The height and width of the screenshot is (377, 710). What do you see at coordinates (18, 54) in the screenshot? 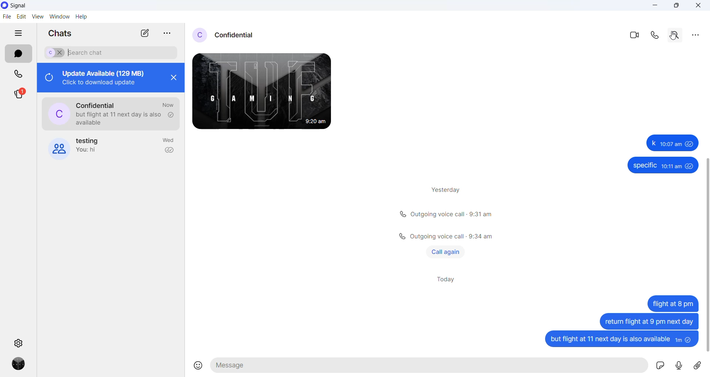
I see `chats` at bounding box center [18, 54].